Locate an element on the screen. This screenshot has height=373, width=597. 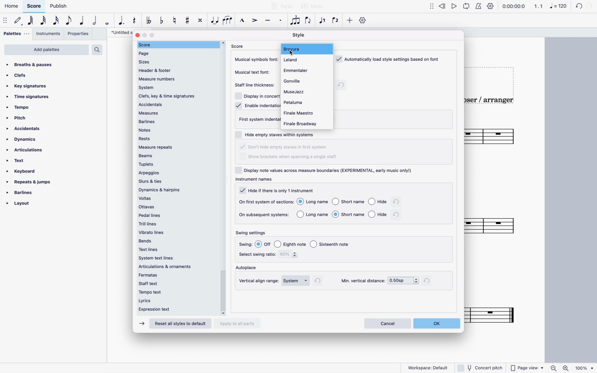
display notes is located at coordinates (327, 170).